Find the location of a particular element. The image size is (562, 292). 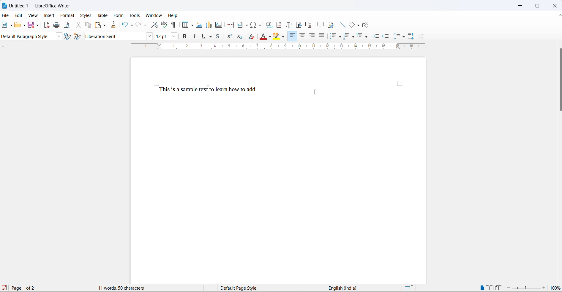

cursor is located at coordinates (317, 93).